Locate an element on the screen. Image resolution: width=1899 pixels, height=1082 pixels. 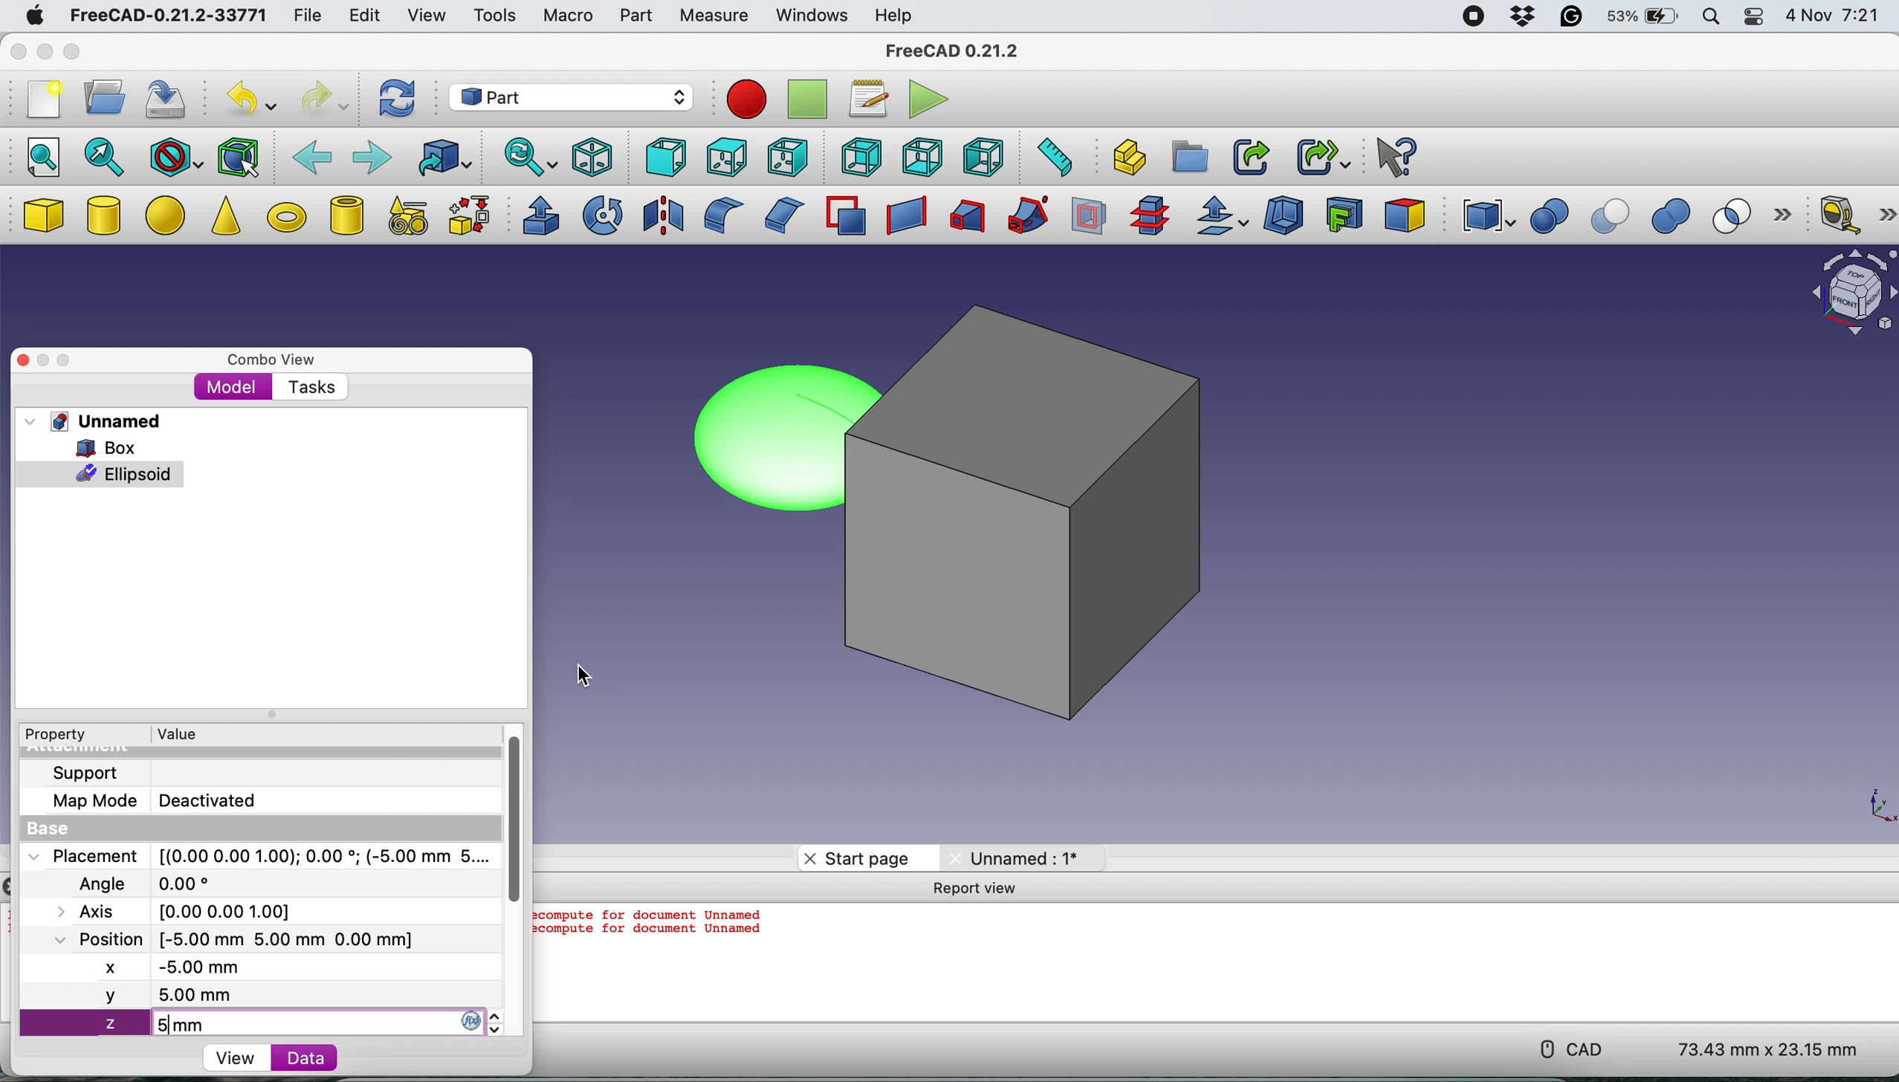
battery is located at coordinates (1640, 18).